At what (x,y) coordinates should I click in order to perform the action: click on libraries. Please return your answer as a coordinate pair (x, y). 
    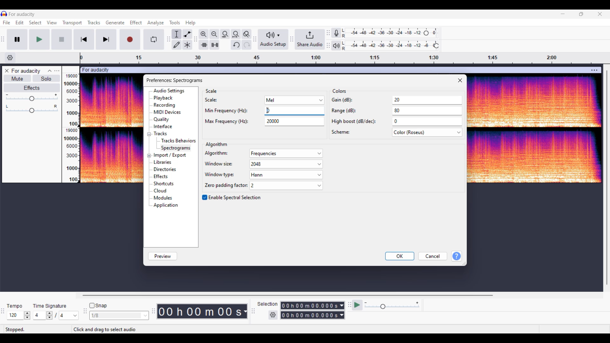
    Looking at the image, I should click on (164, 162).